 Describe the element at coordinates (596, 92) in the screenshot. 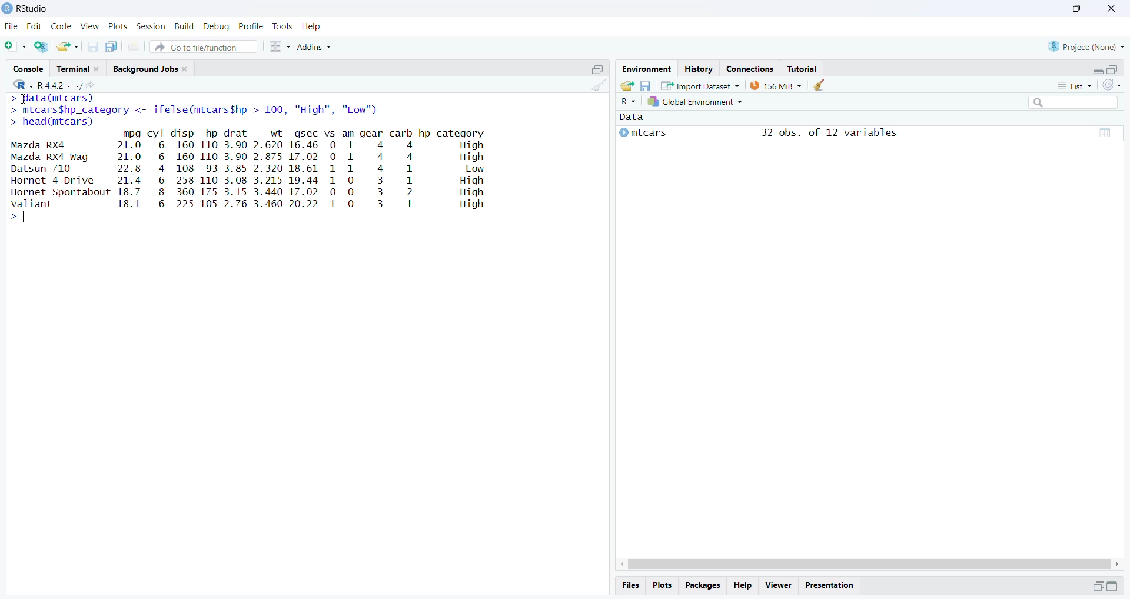

I see `Clear console (Ctrl +L)` at that location.